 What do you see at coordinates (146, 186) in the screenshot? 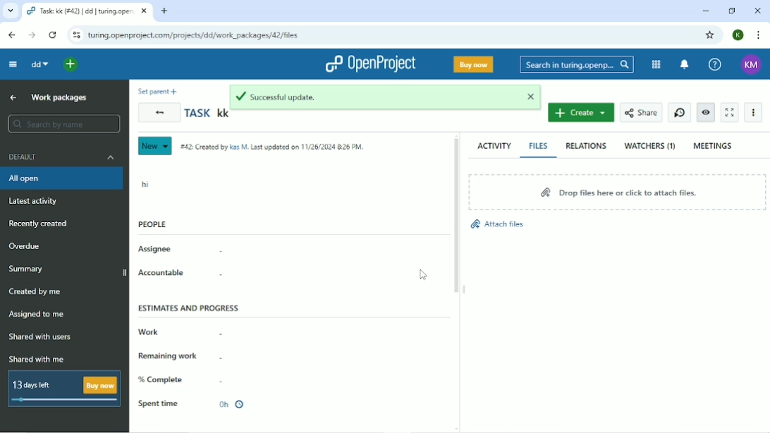
I see `hi` at bounding box center [146, 186].